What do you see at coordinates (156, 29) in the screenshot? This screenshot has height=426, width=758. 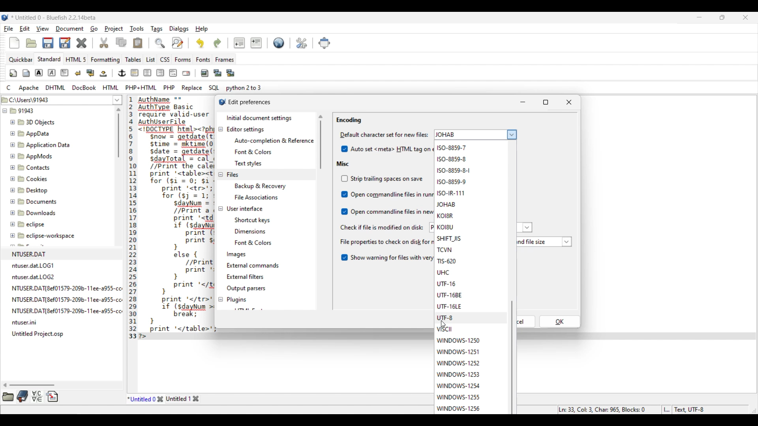 I see `Tags menu` at bounding box center [156, 29].